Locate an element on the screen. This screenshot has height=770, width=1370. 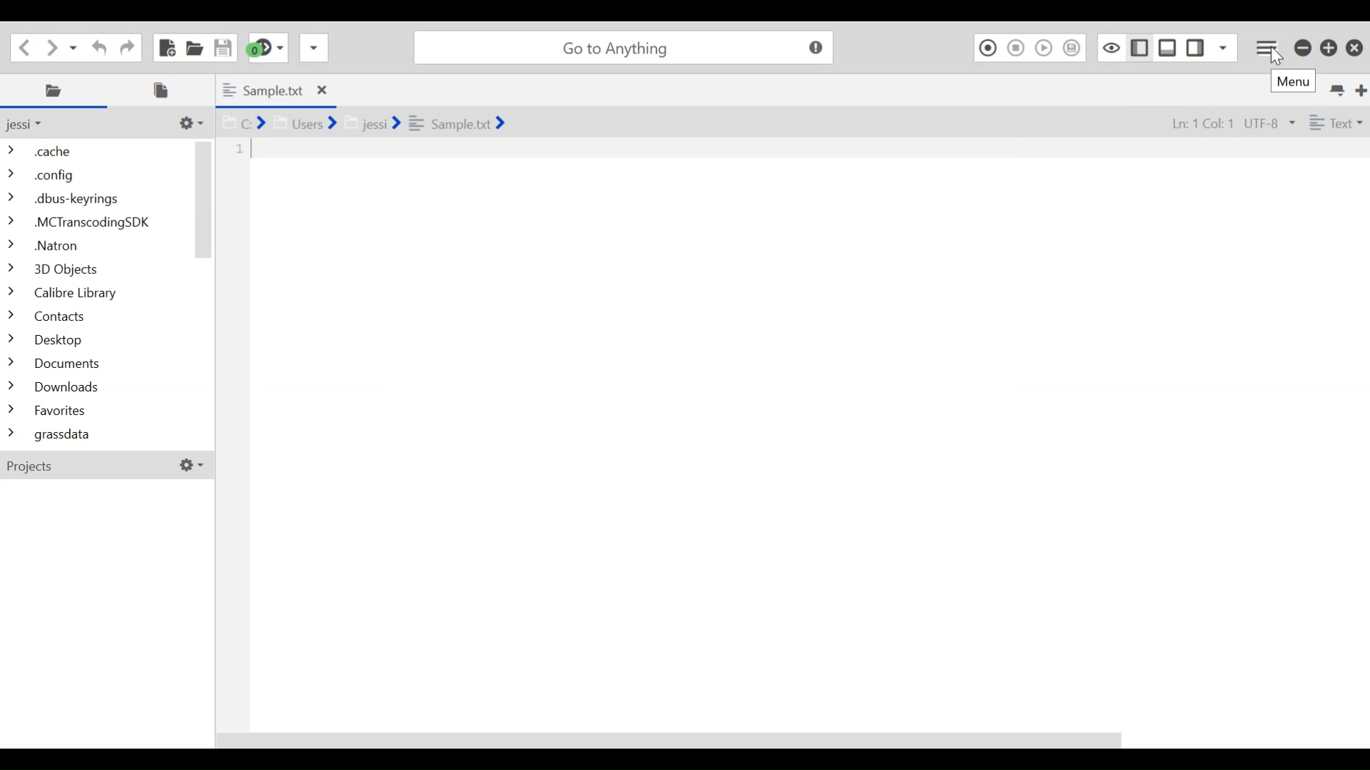
Show/Hide Right pane is located at coordinates (1137, 46).